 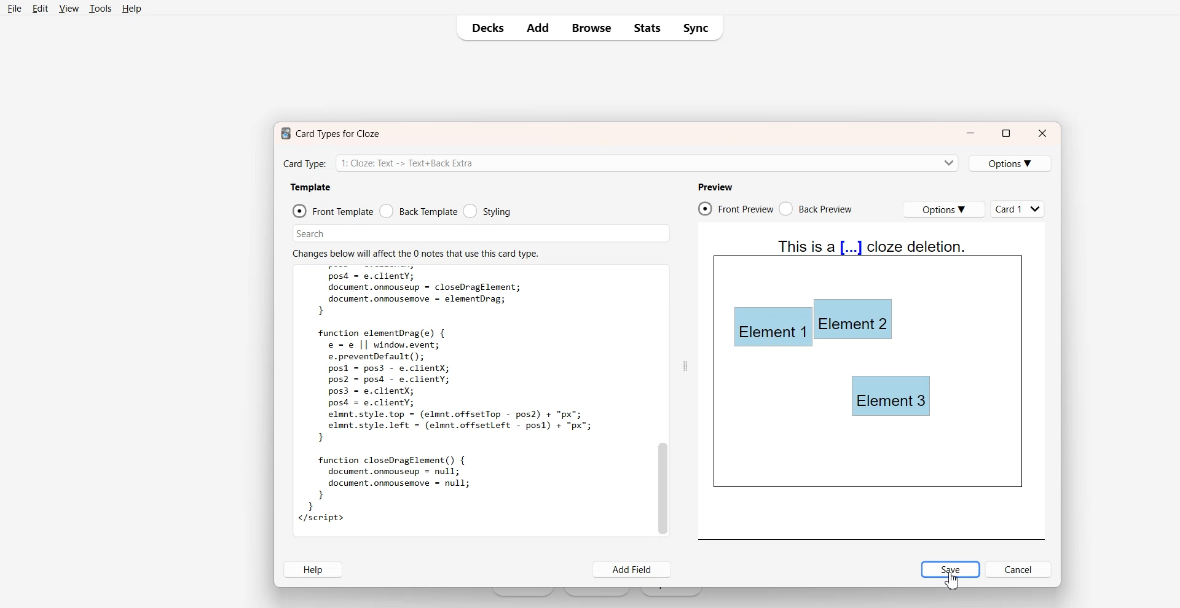 What do you see at coordinates (131, 8) in the screenshot?
I see `Help` at bounding box center [131, 8].